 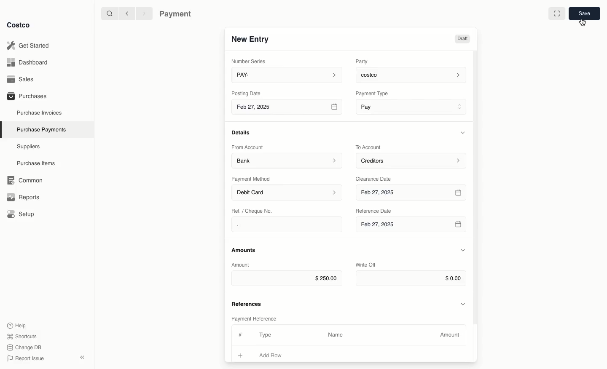 What do you see at coordinates (374, 211) in the screenshot?
I see `‘Reference Date` at bounding box center [374, 211].